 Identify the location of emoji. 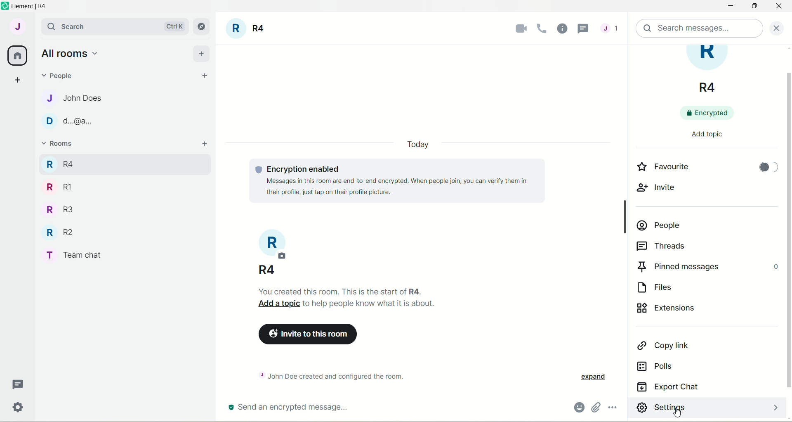
(578, 408).